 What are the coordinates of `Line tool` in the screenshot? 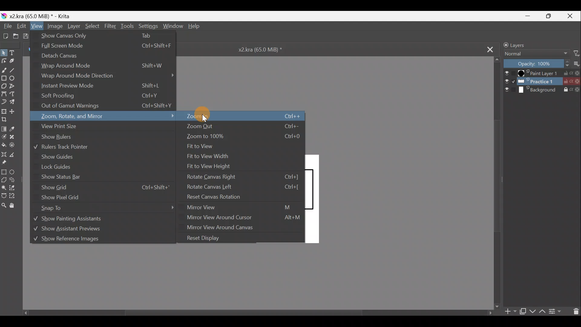 It's located at (14, 70).